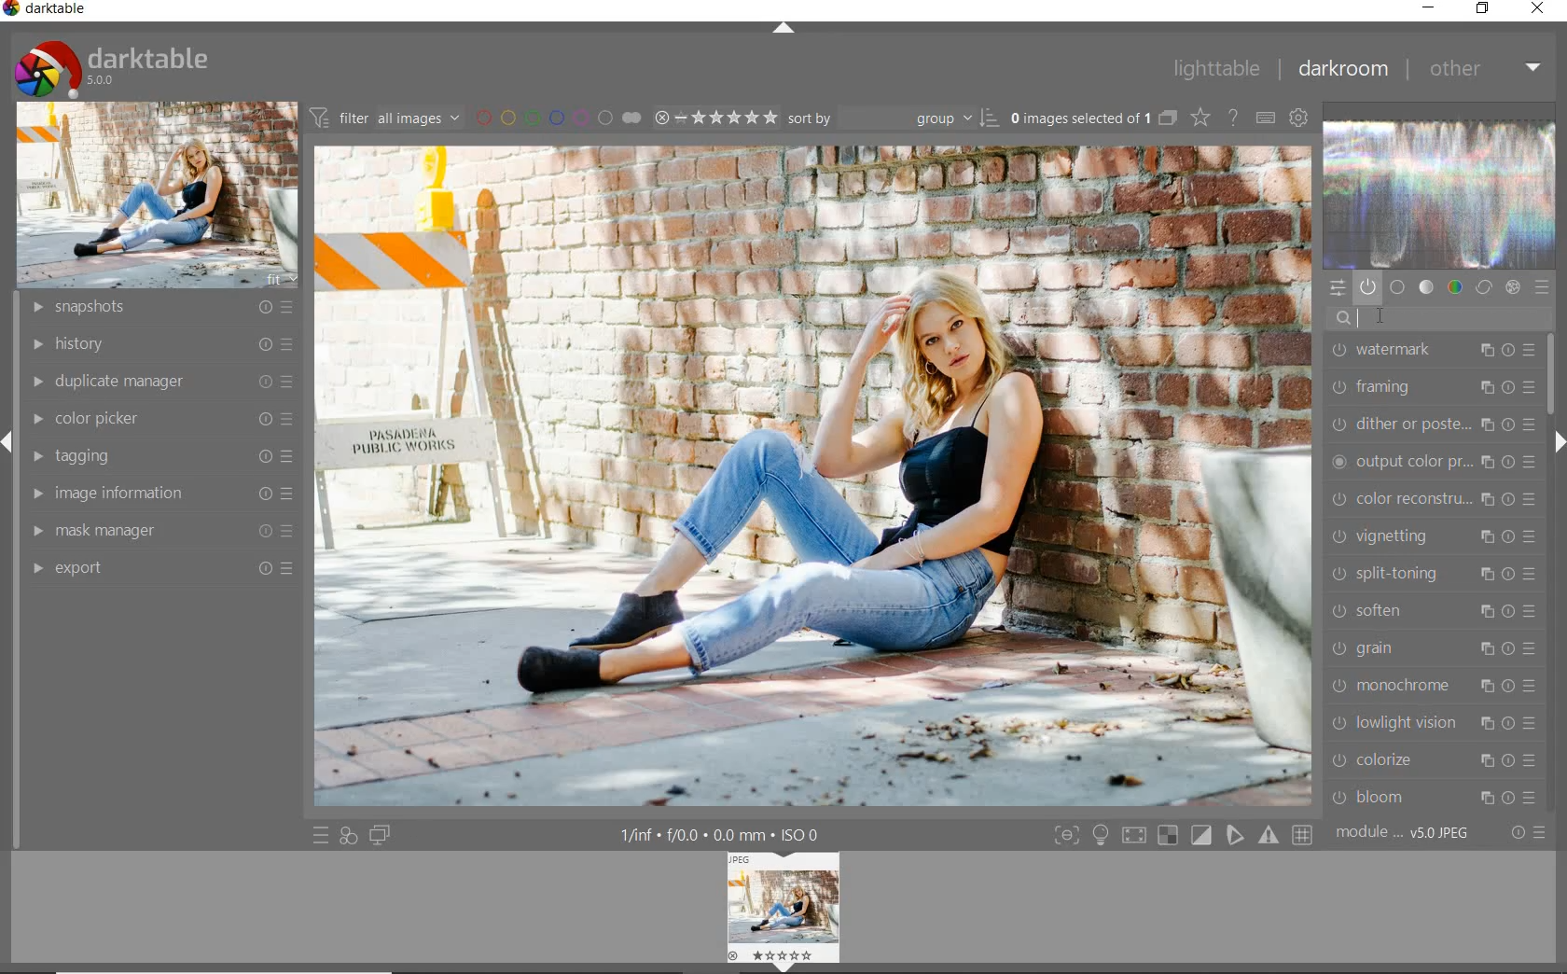 Image resolution: width=1567 pixels, height=974 pixels. Describe the element at coordinates (1169, 119) in the screenshot. I see `collapse grouped images` at that location.